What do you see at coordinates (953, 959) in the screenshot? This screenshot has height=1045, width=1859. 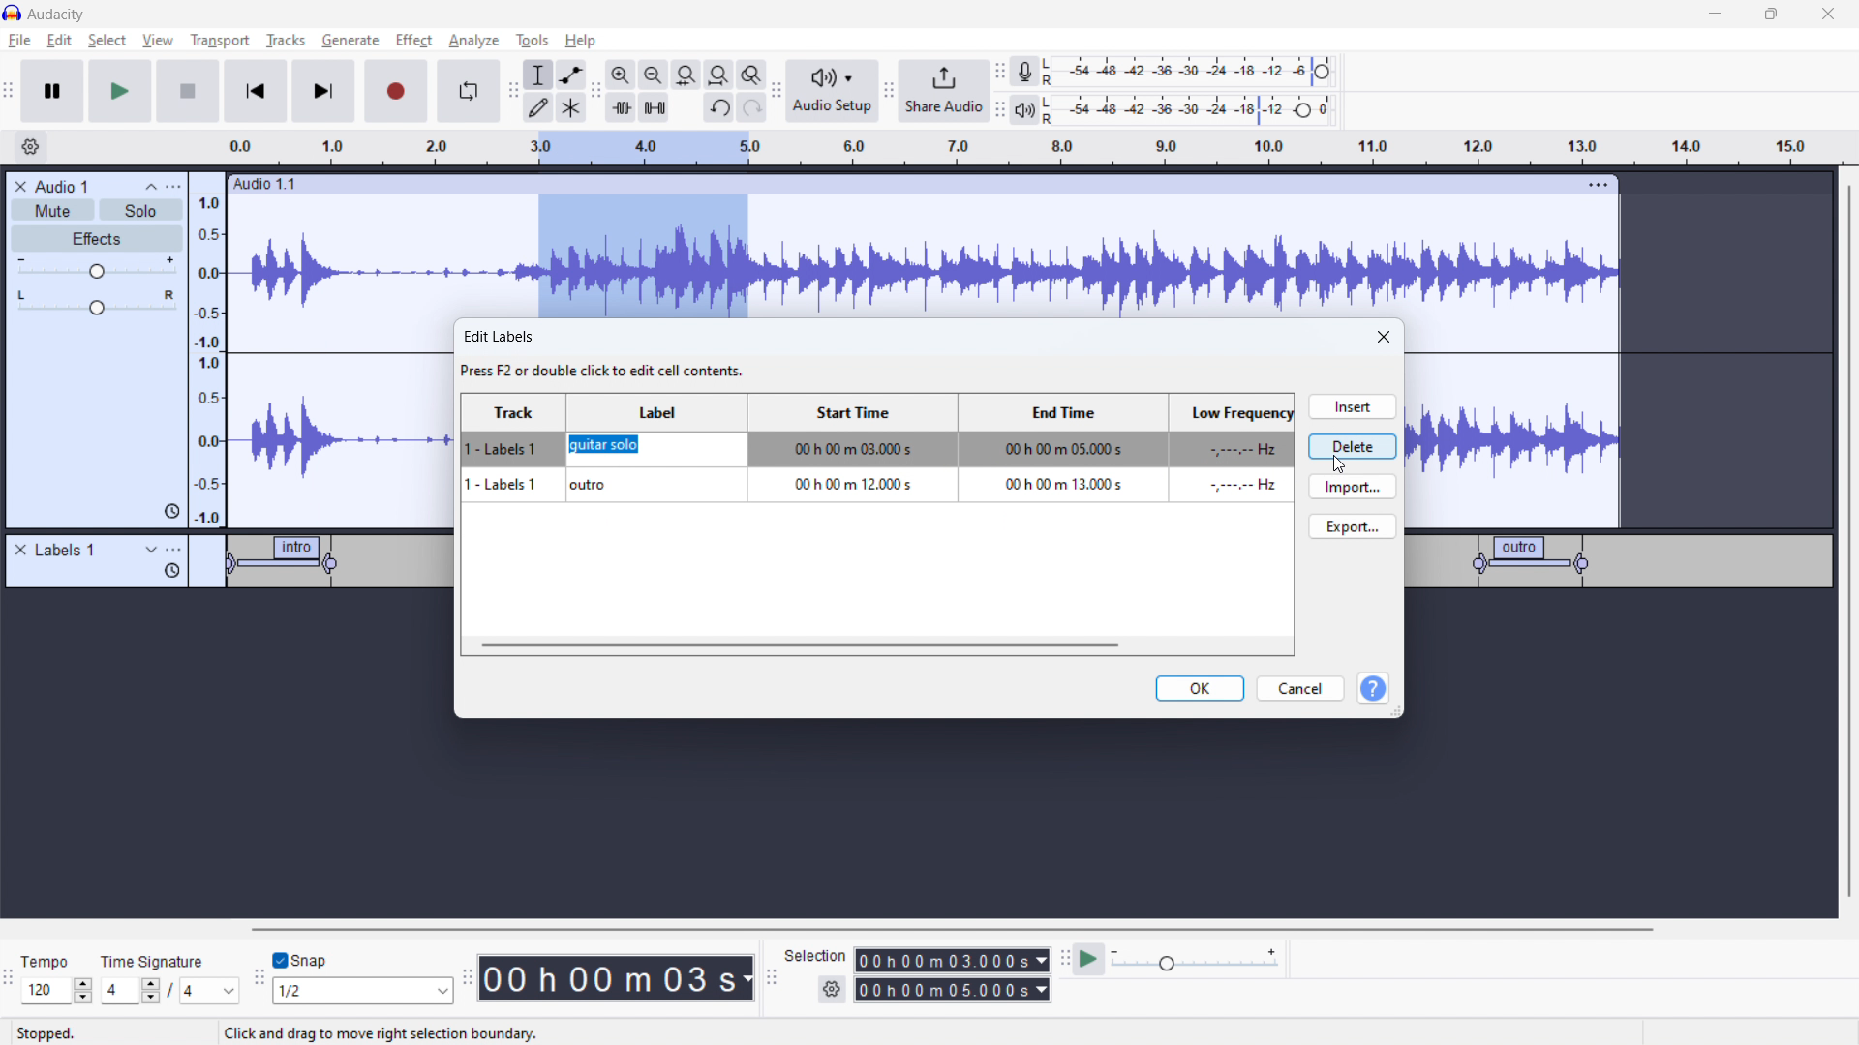 I see `selection start time` at bounding box center [953, 959].